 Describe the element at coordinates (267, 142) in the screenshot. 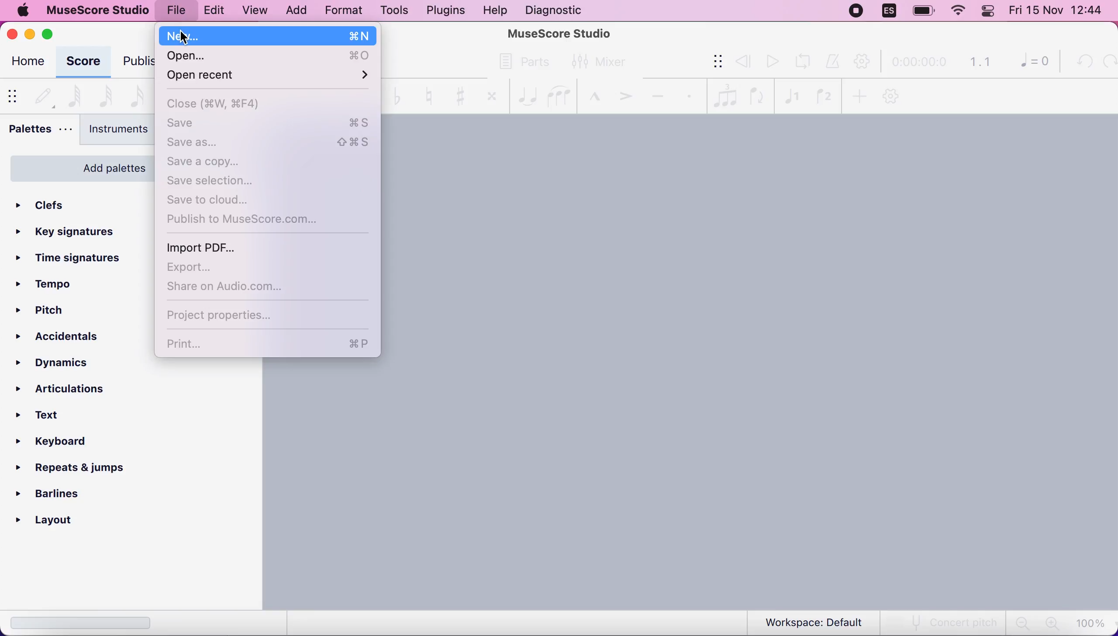

I see `save as` at that location.